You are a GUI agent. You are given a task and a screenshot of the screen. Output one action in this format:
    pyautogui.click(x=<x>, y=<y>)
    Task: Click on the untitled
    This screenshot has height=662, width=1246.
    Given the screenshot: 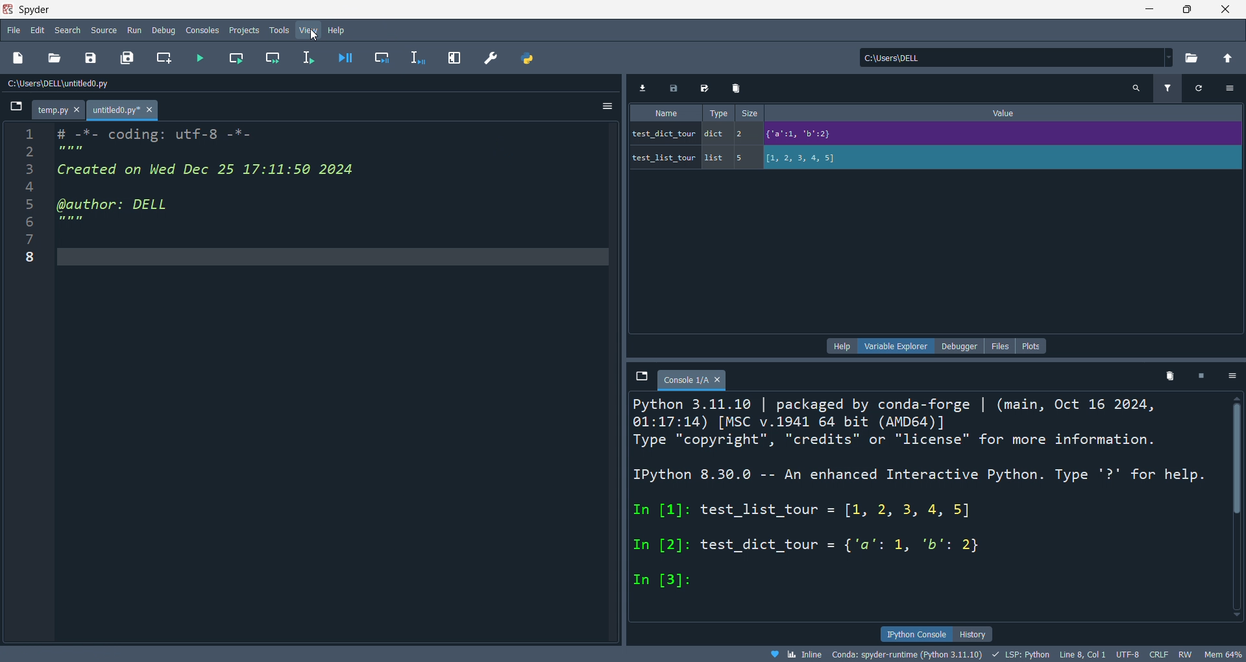 What is the action you would take?
    pyautogui.click(x=125, y=111)
    